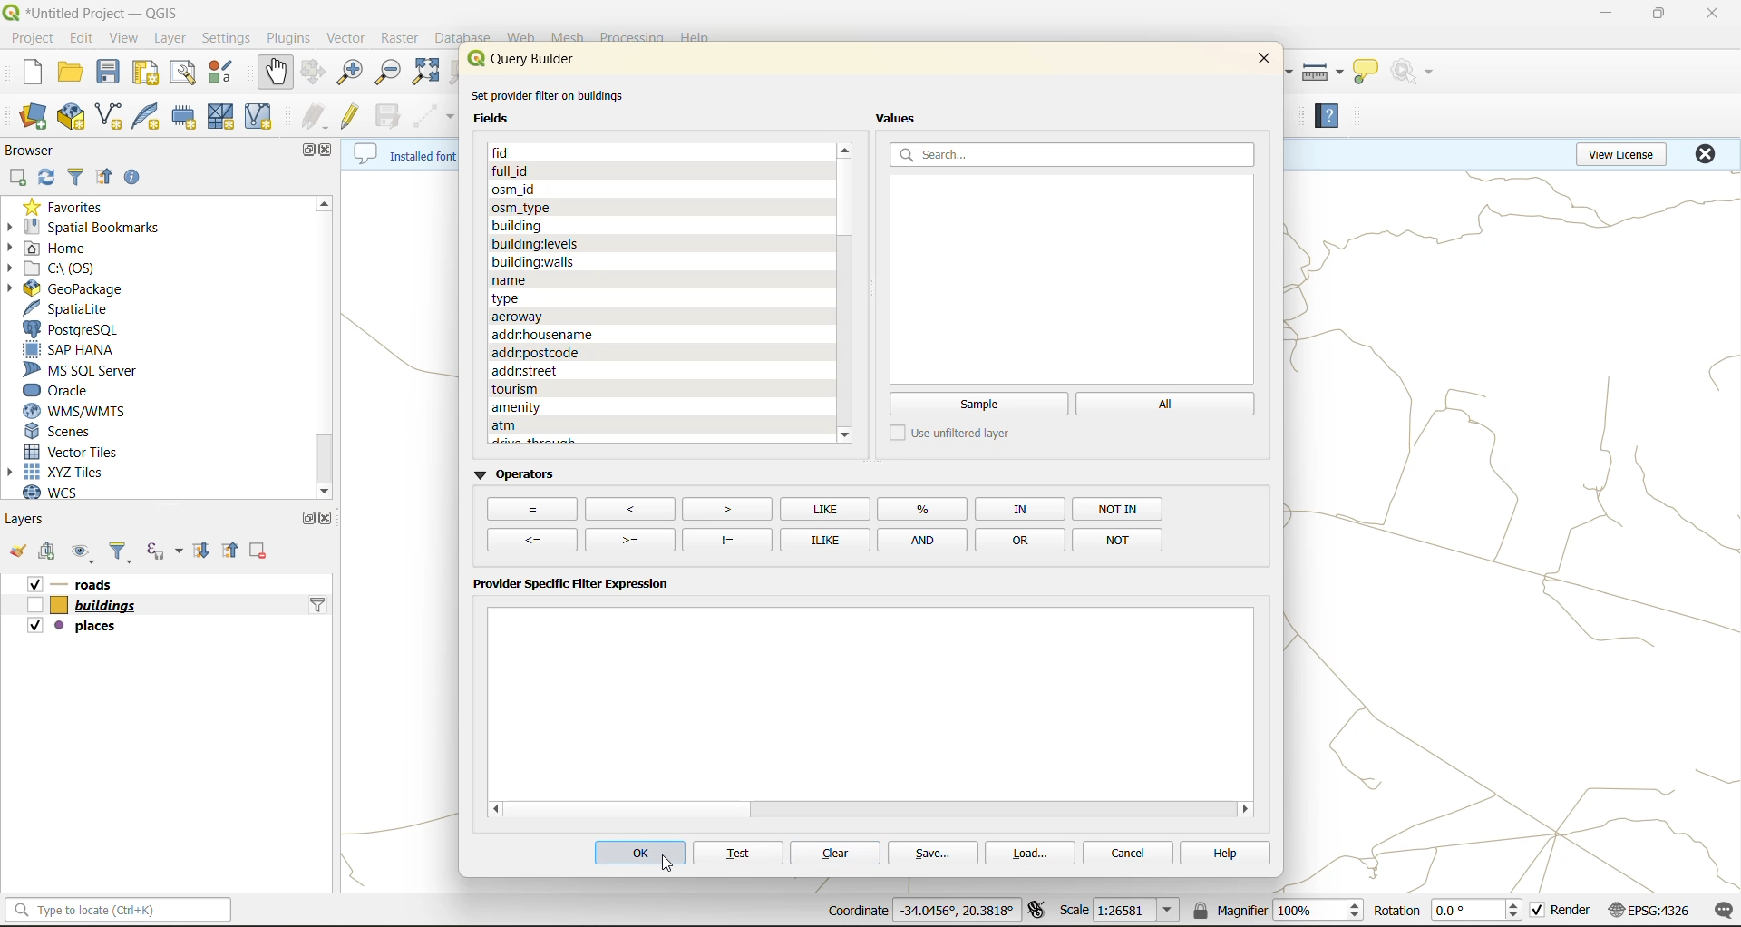 The height and width of the screenshot is (927, 1741). What do you see at coordinates (398, 37) in the screenshot?
I see `raster` at bounding box center [398, 37].